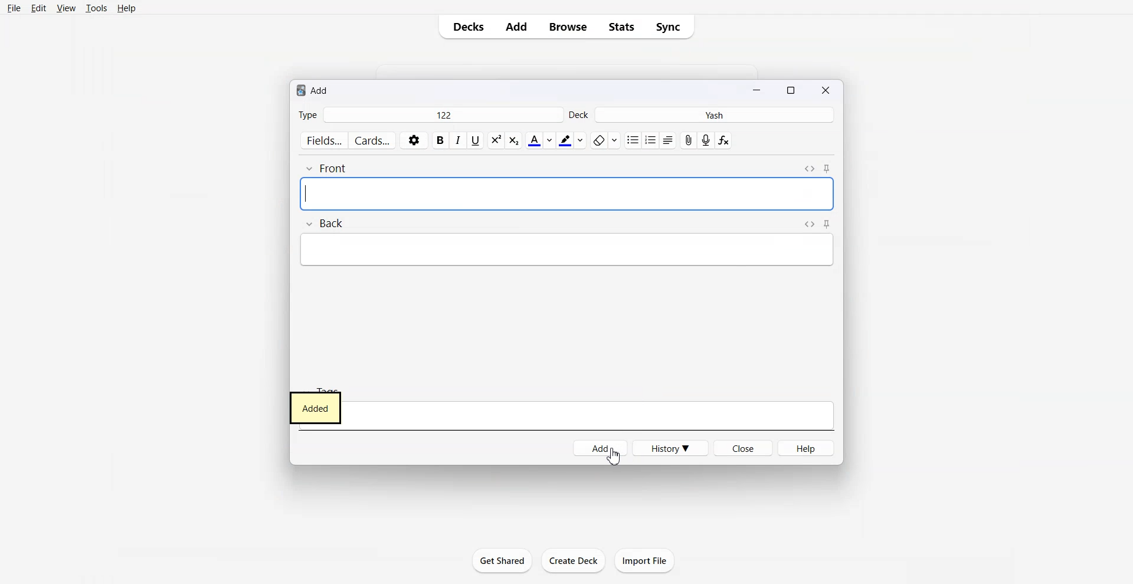  I want to click on Add, so click(515, 27).